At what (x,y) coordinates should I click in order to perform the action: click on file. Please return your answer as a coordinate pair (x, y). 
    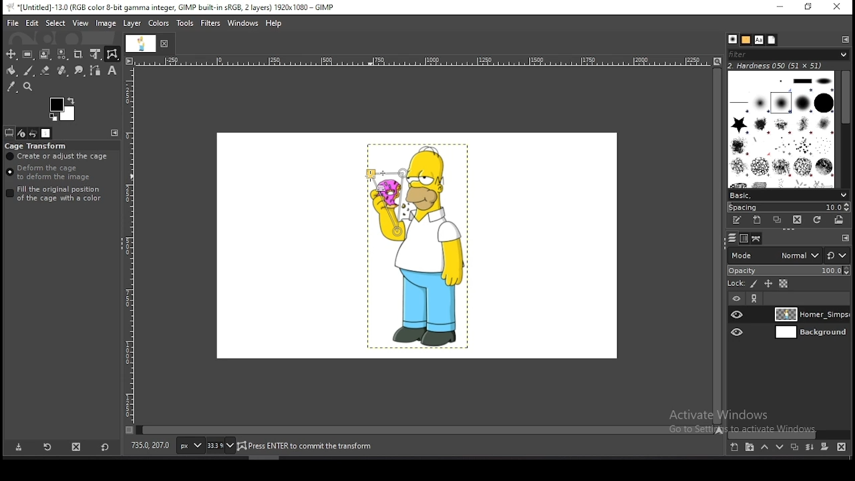
    Looking at the image, I should click on (13, 22).